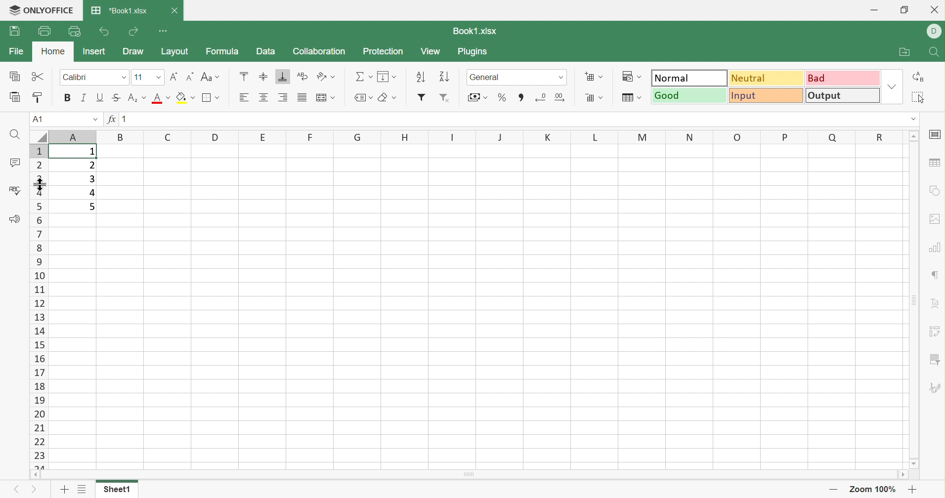  Describe the element at coordinates (370, 76) in the screenshot. I see `Drop Down` at that location.